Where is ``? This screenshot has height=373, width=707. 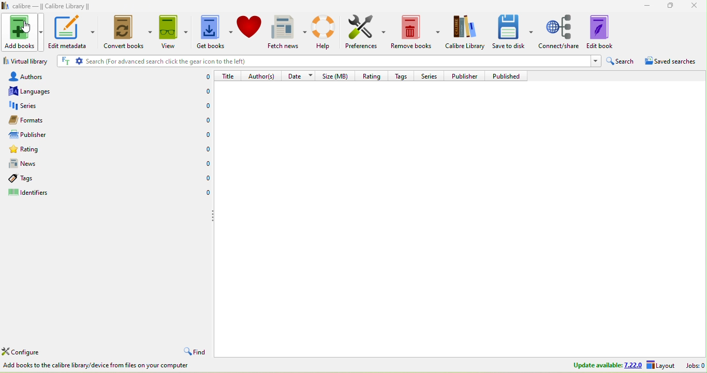
 is located at coordinates (206, 149).